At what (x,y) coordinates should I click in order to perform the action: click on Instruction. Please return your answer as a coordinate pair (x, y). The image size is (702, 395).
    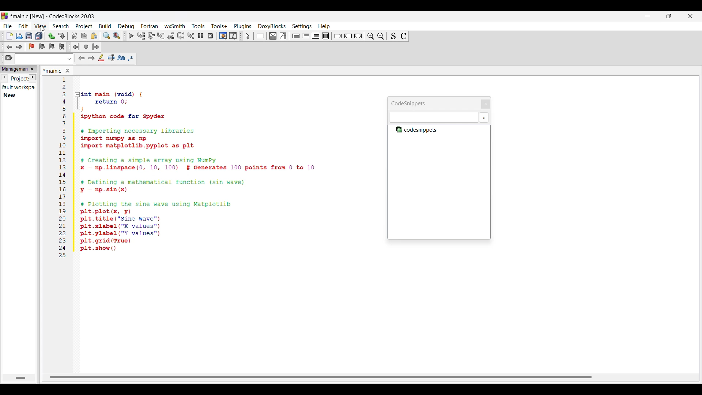
    Looking at the image, I should click on (260, 36).